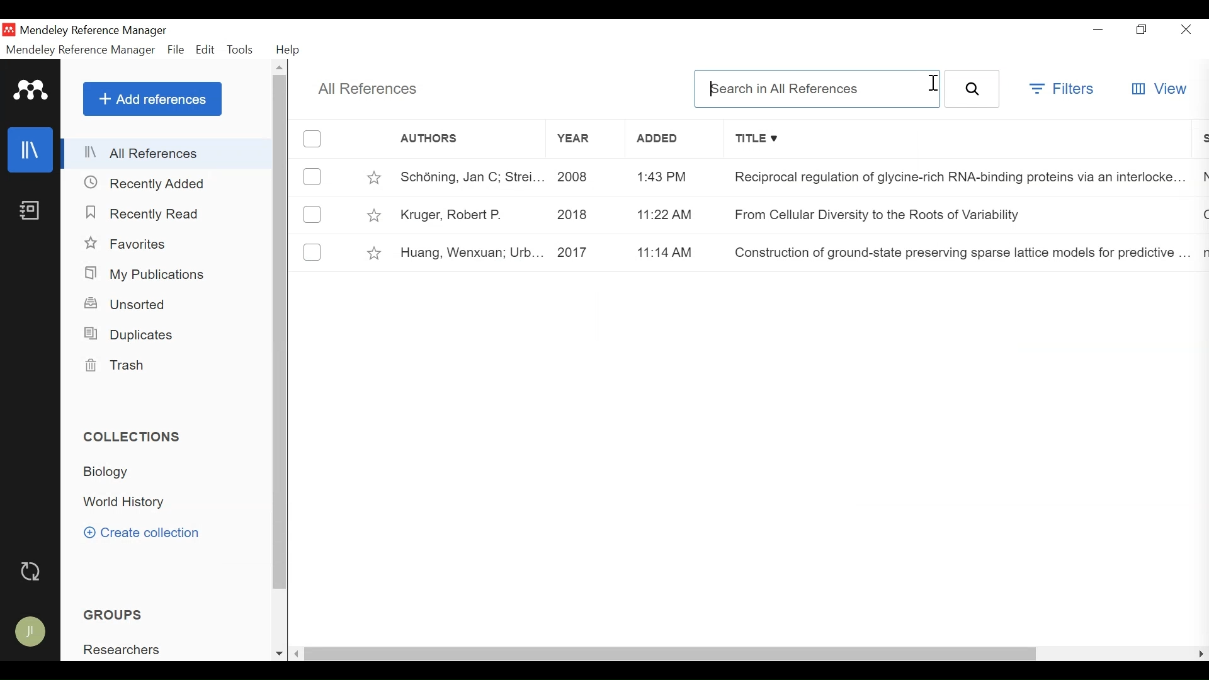 Image resolution: width=1209 pixels, height=680 pixels. What do you see at coordinates (134, 437) in the screenshot?
I see `Collection` at bounding box center [134, 437].